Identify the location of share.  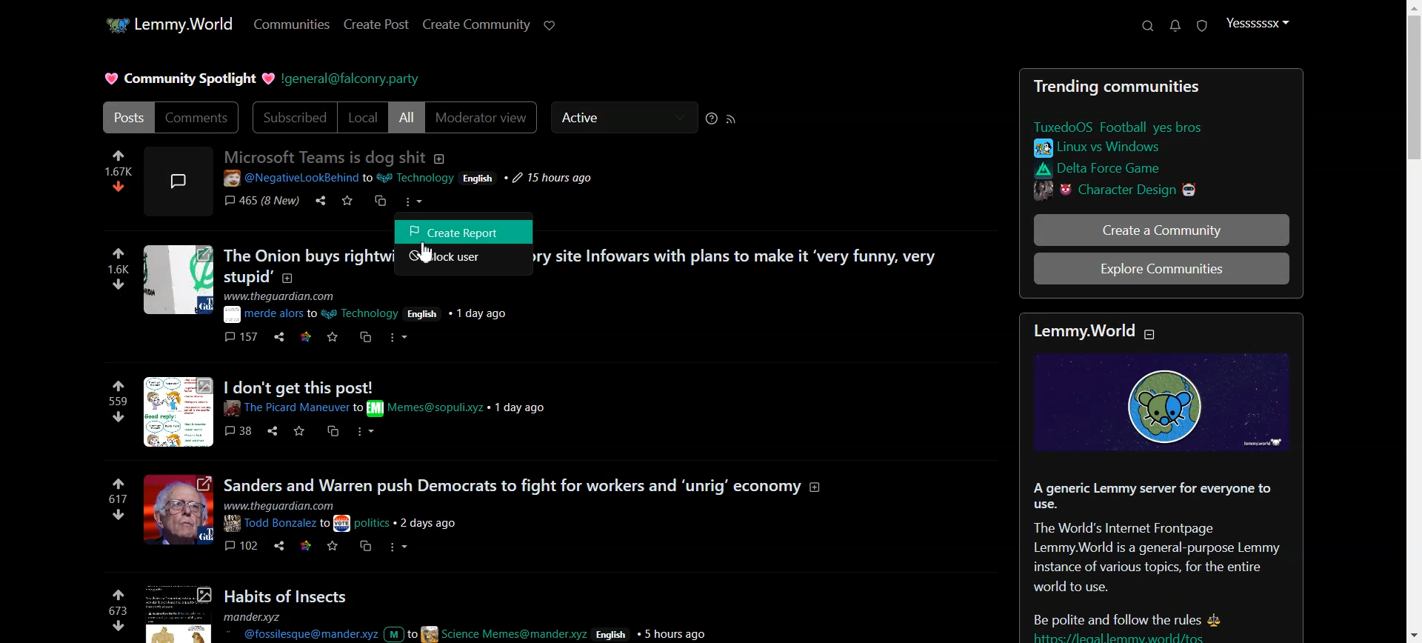
(279, 544).